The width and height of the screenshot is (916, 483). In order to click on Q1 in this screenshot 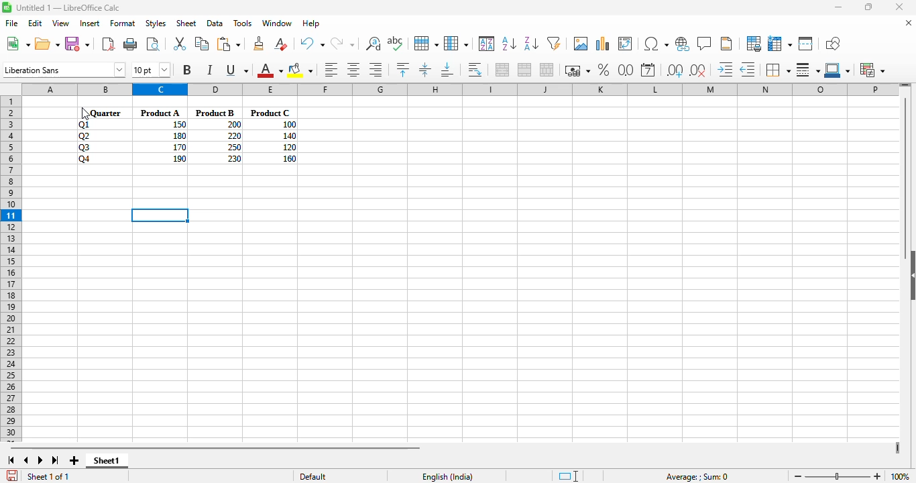, I will do `click(85, 125)`.